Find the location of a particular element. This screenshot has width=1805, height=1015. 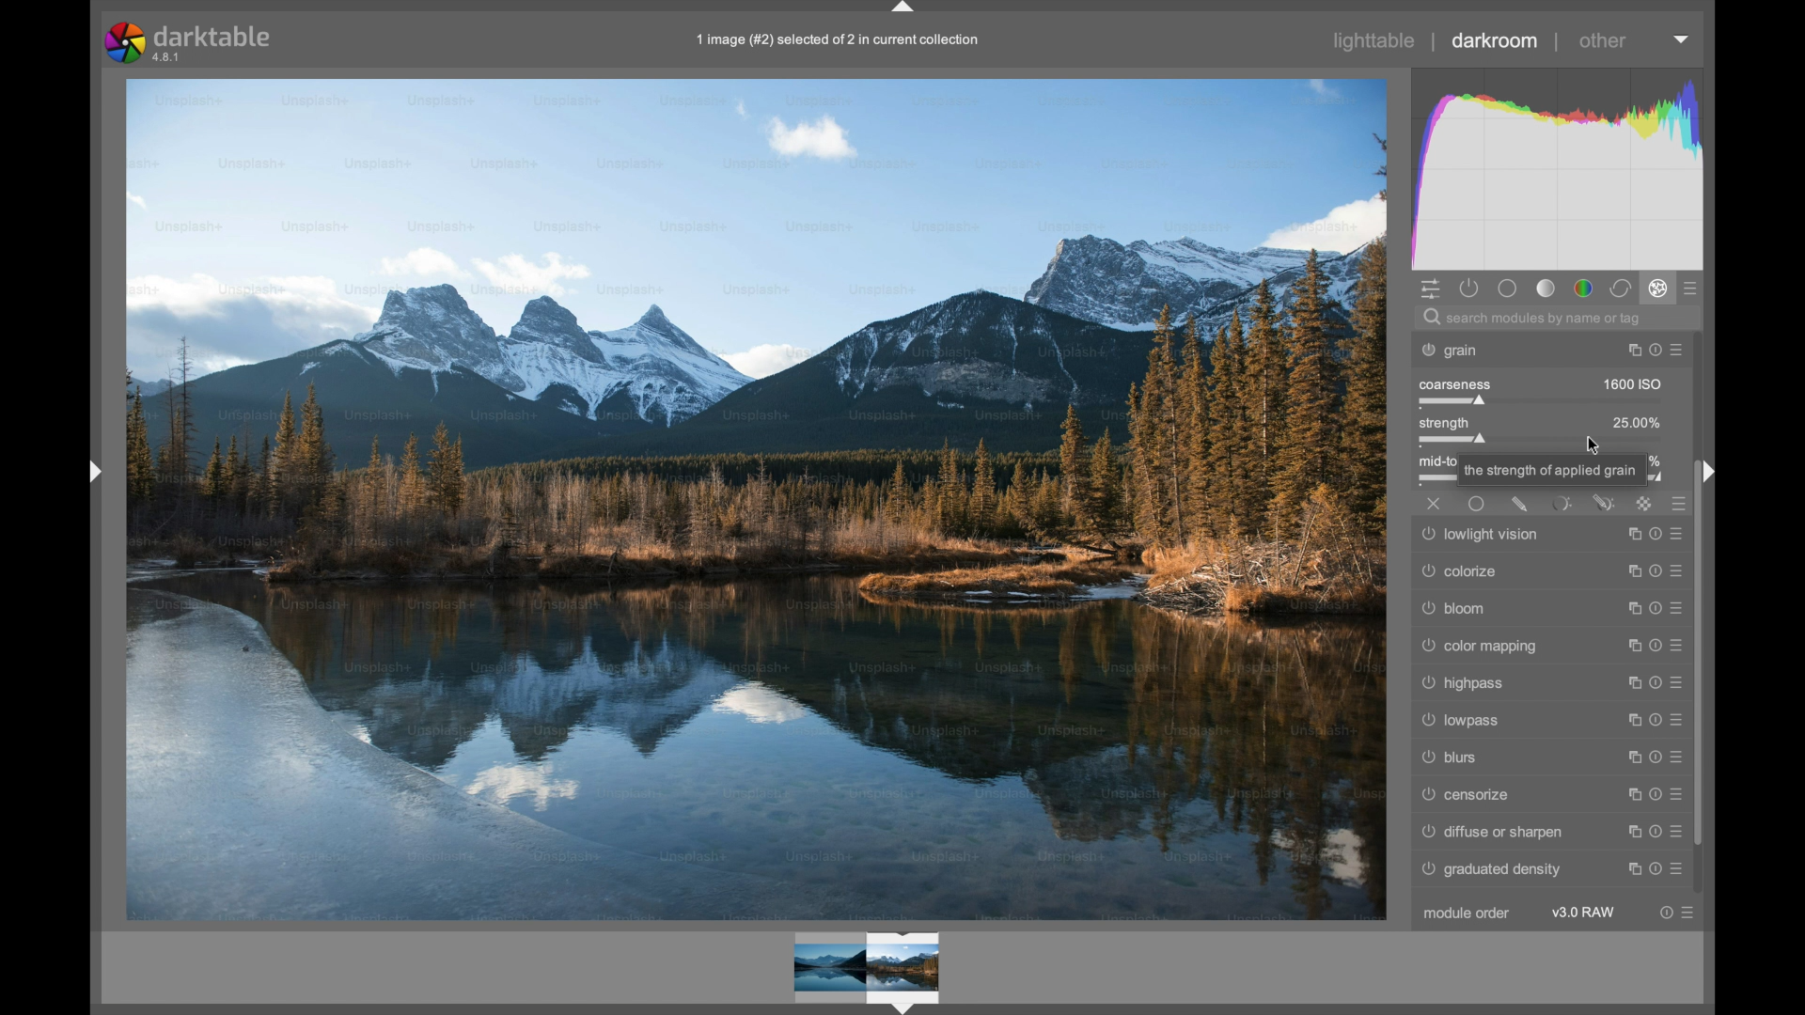

reset parameters is located at coordinates (1653, 570).